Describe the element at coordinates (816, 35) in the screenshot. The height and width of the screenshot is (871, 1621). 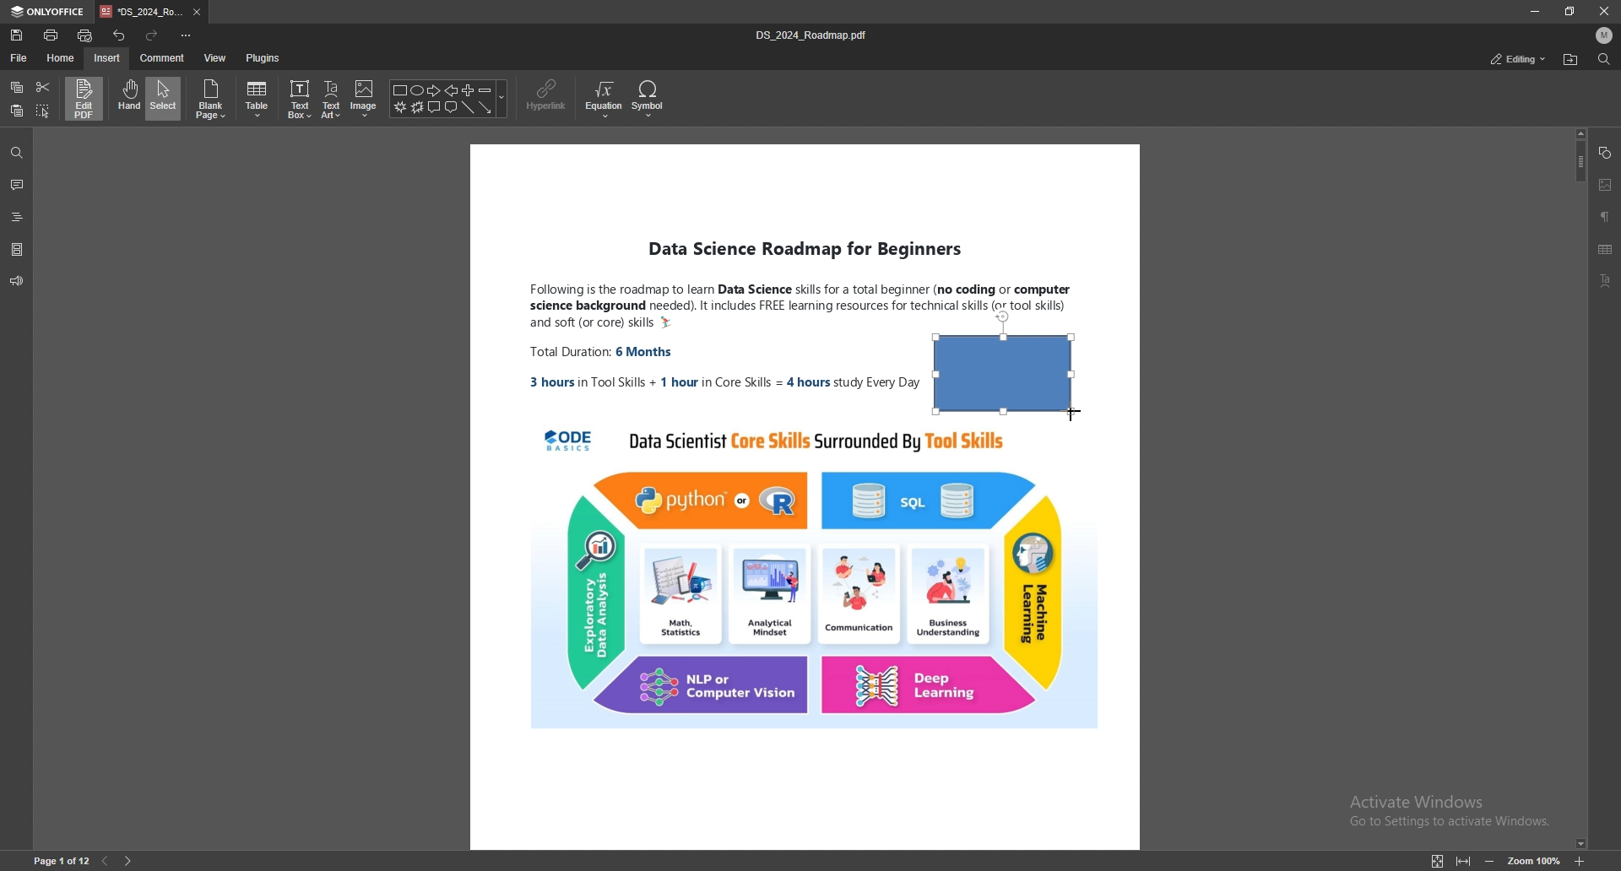
I see `file name` at that location.